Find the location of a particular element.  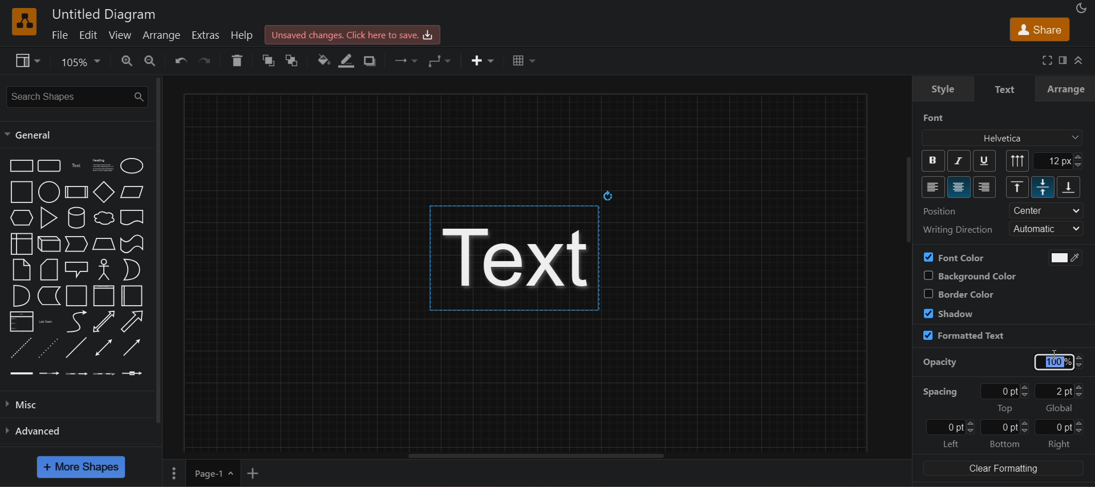

horizontal container is located at coordinates (133, 296).